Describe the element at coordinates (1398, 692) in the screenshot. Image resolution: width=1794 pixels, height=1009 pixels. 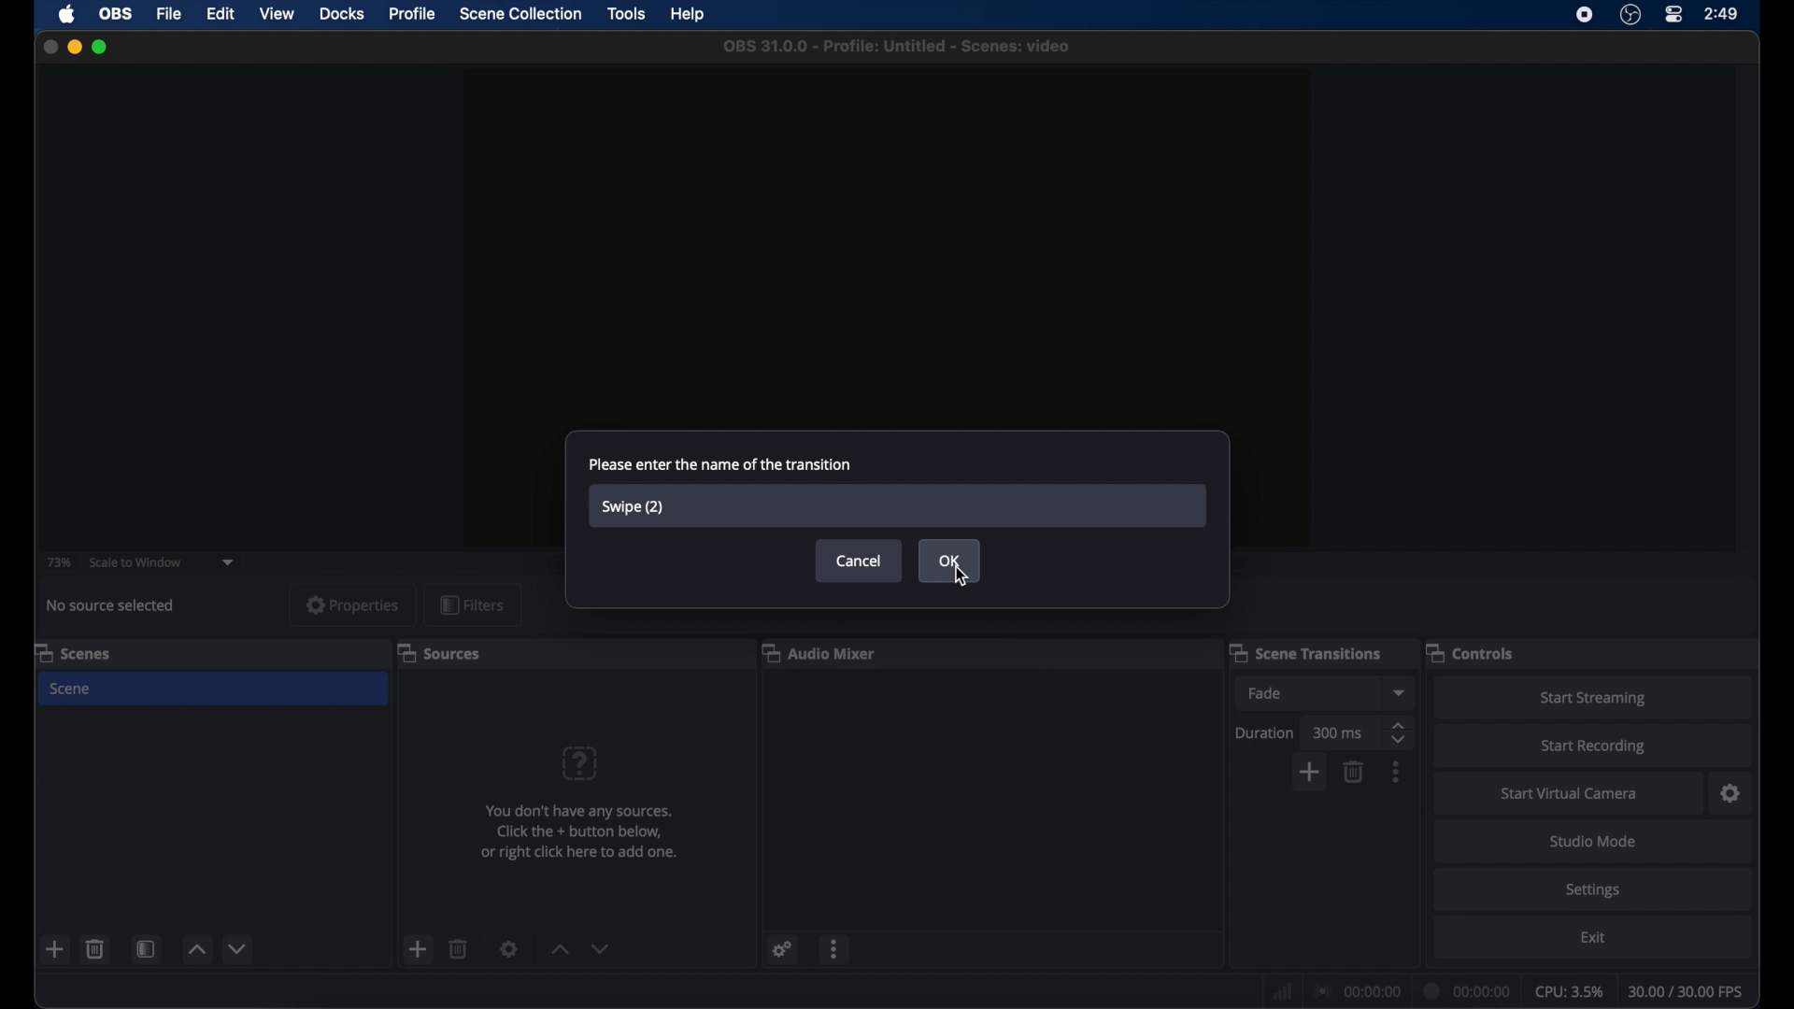
I see `dropdown` at that location.